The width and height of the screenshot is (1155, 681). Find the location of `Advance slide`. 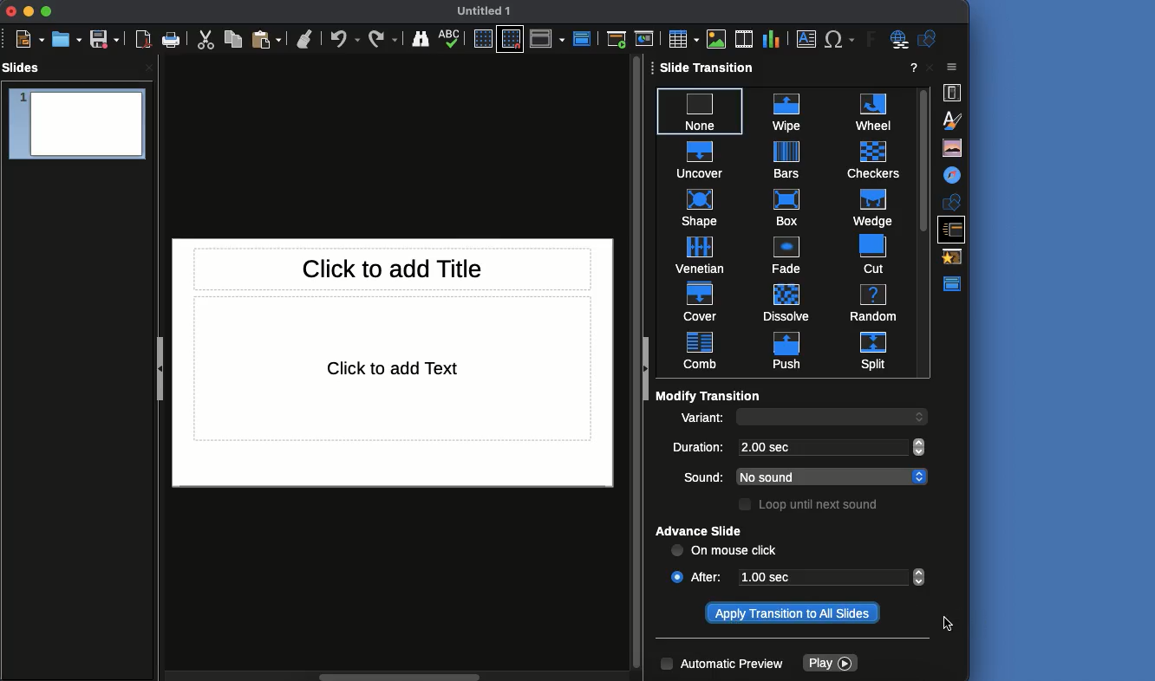

Advance slide is located at coordinates (701, 532).